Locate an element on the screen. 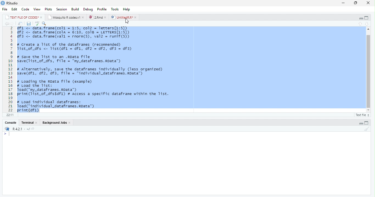 This screenshot has width=375, height=197. Terminal is located at coordinates (30, 123).